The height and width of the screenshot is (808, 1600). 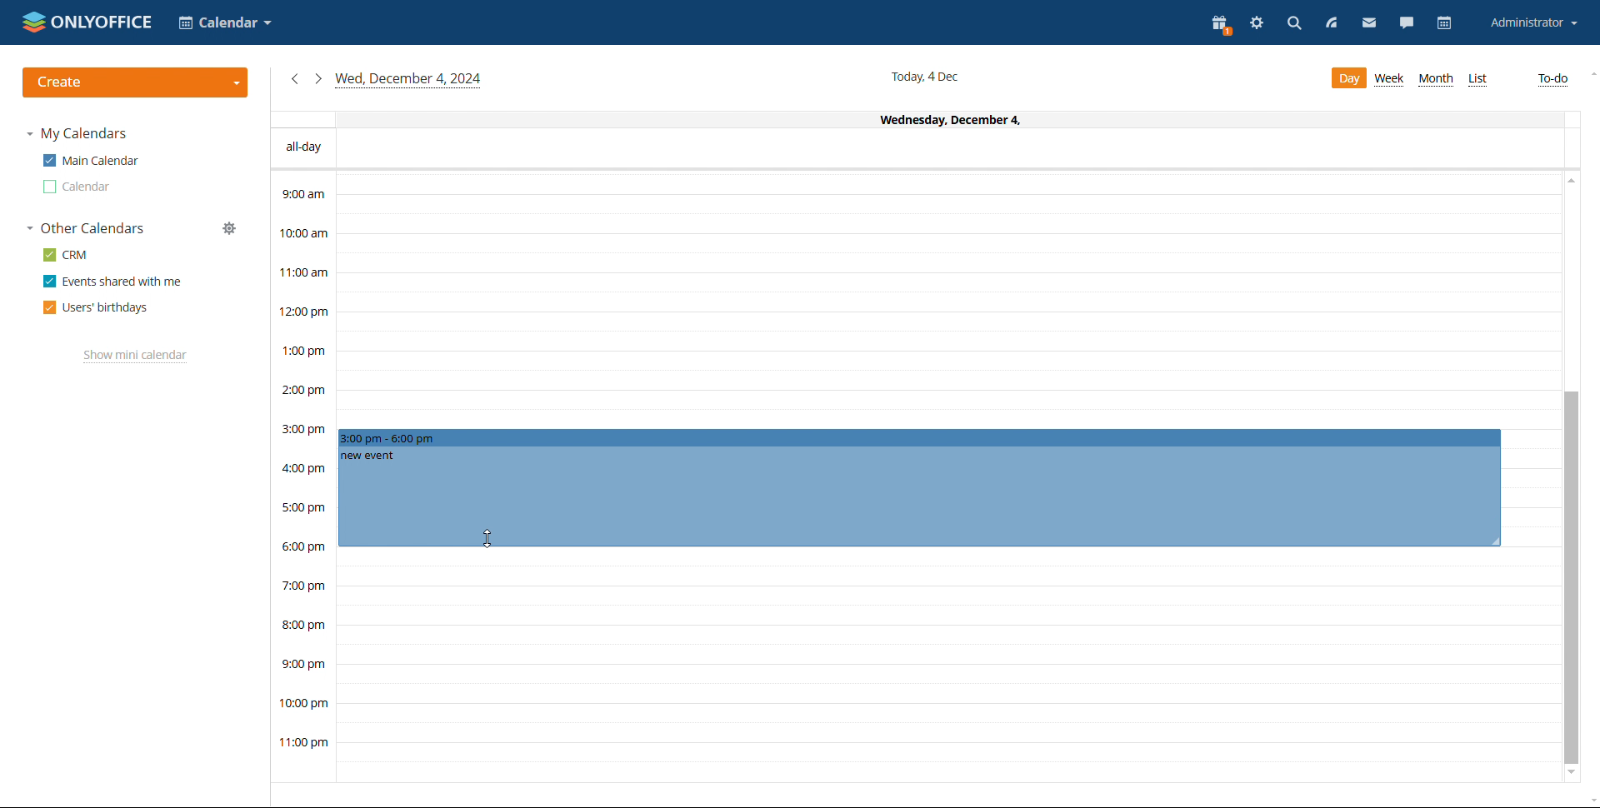 What do you see at coordinates (927, 76) in the screenshot?
I see `current date` at bounding box center [927, 76].